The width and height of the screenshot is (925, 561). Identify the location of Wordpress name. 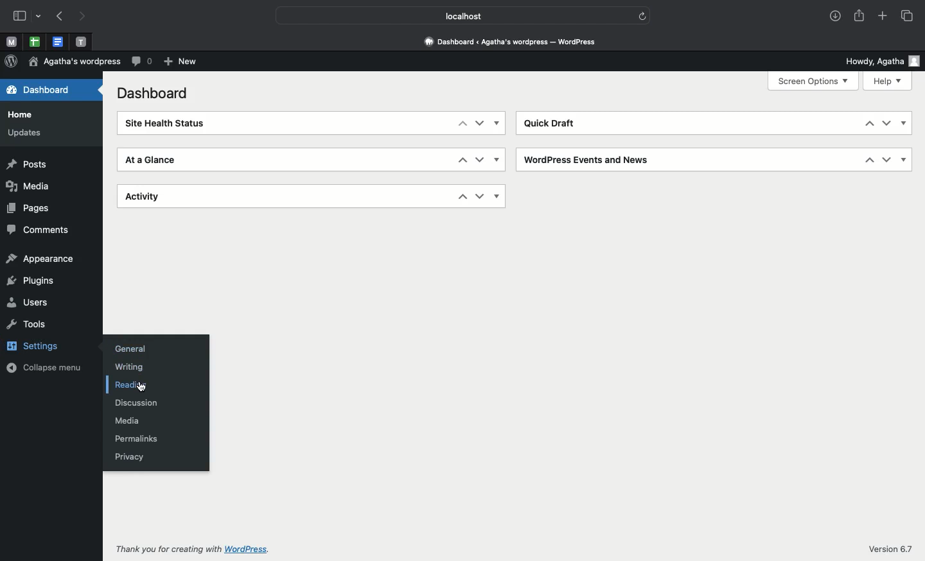
(76, 61).